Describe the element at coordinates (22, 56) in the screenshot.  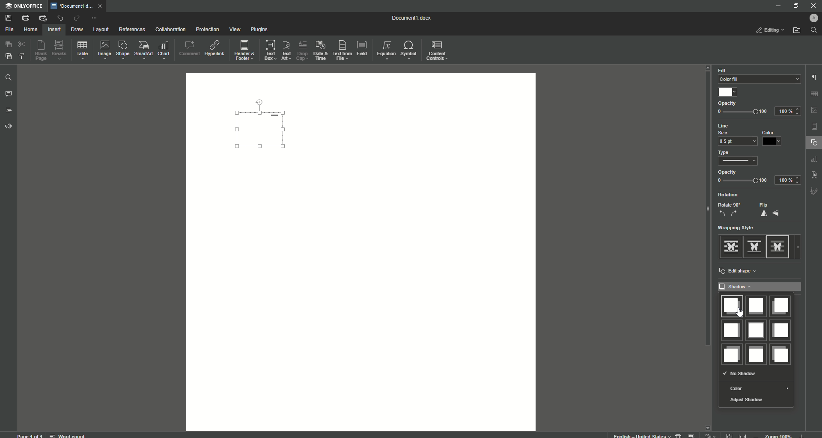
I see `Choose Styles` at that location.